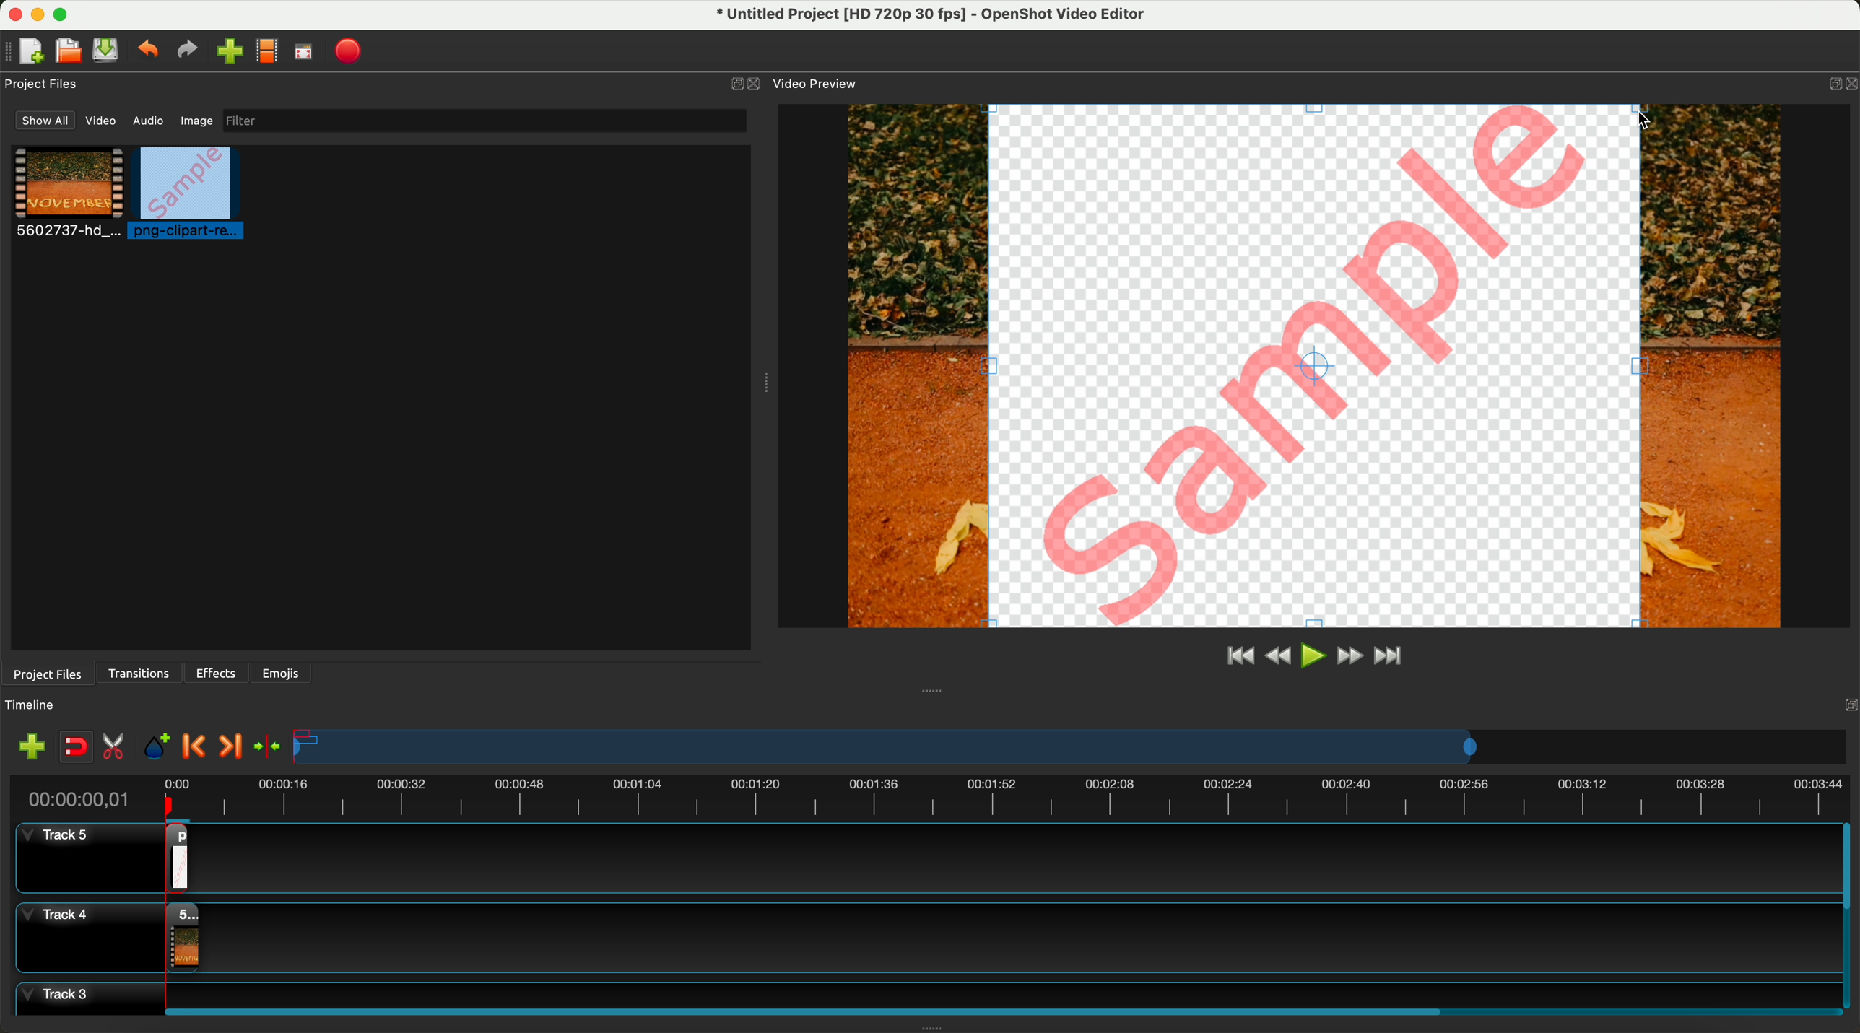  Describe the element at coordinates (77, 859) in the screenshot. I see `track 5` at that location.